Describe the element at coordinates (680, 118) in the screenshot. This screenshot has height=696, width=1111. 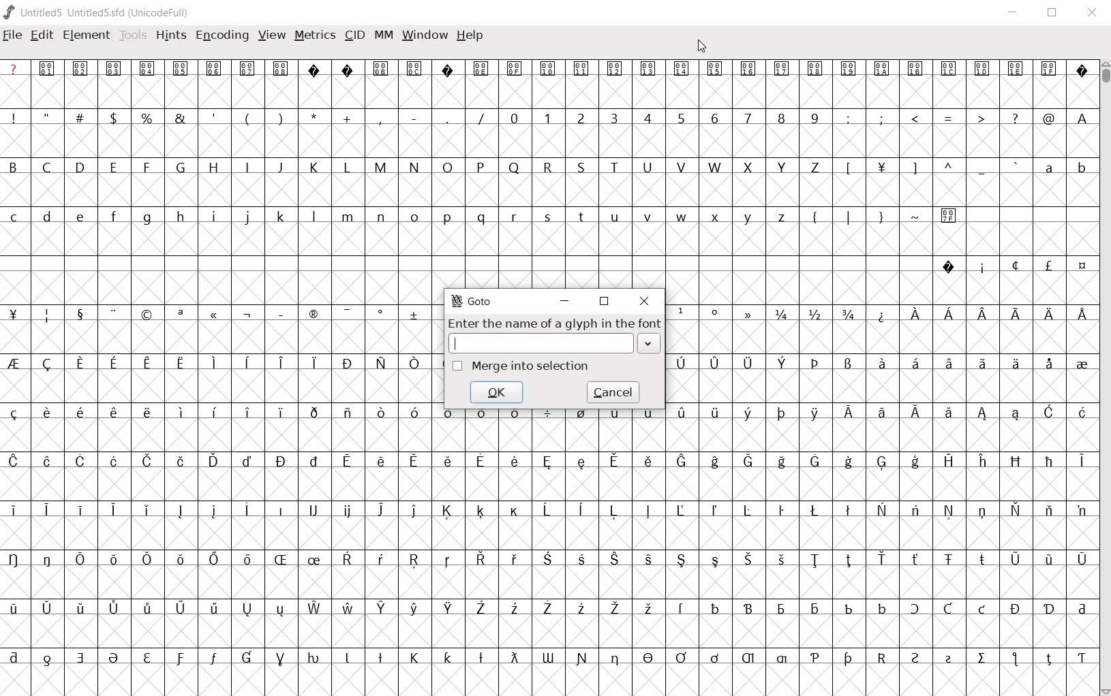
I see `5` at that location.